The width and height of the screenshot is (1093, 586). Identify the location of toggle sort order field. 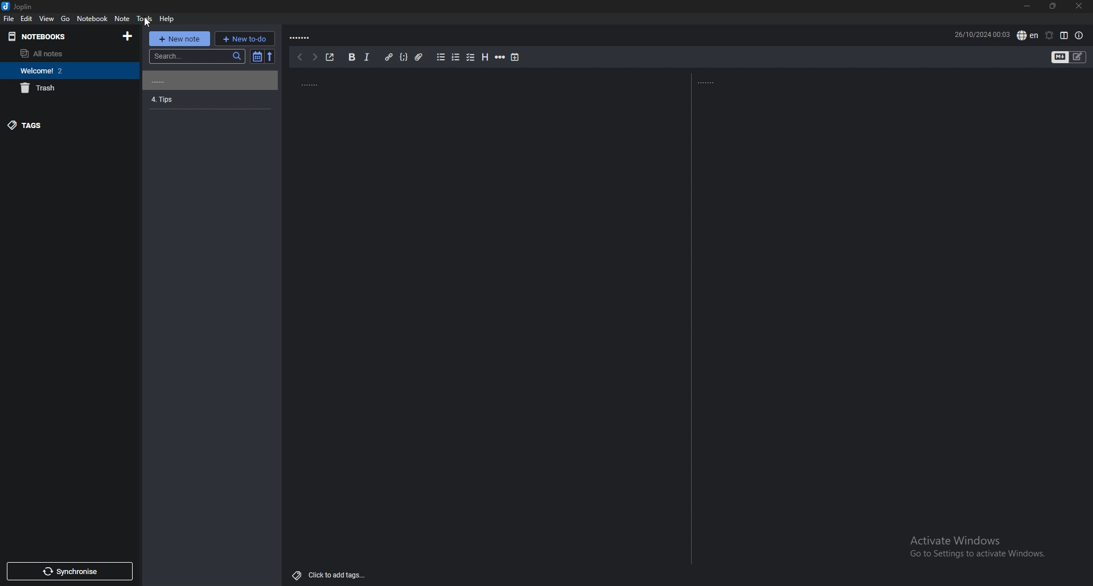
(256, 57).